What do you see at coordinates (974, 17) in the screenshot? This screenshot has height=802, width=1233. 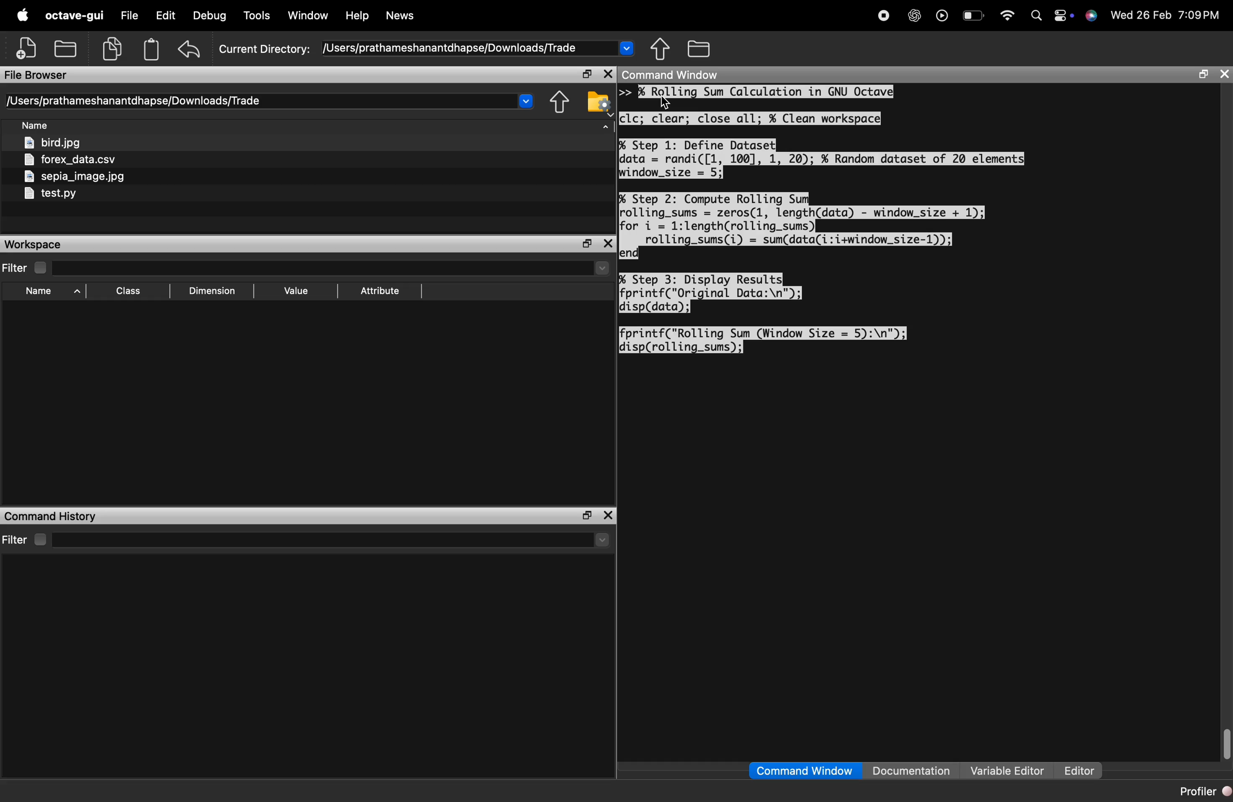 I see `battery` at bounding box center [974, 17].